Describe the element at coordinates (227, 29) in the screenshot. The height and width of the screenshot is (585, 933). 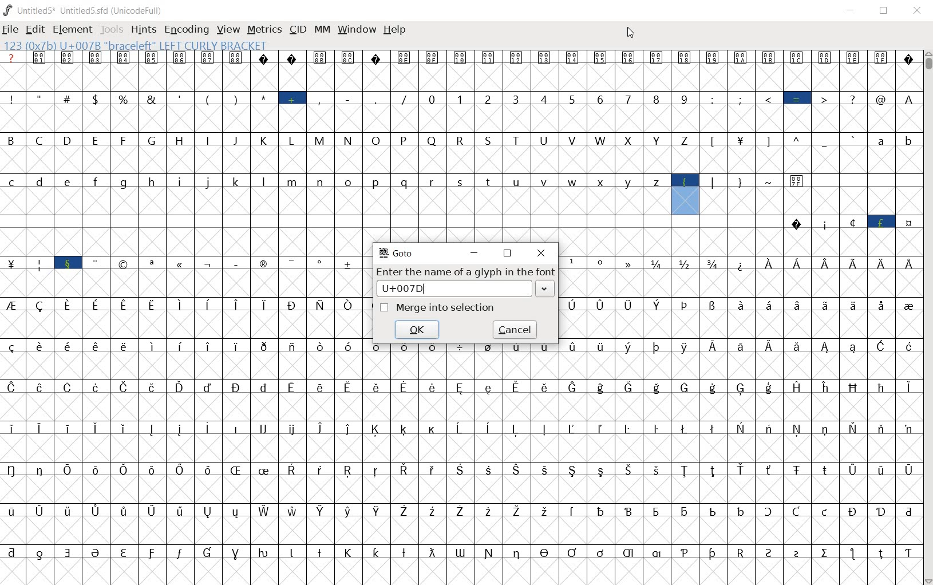
I see `VIEW` at that location.